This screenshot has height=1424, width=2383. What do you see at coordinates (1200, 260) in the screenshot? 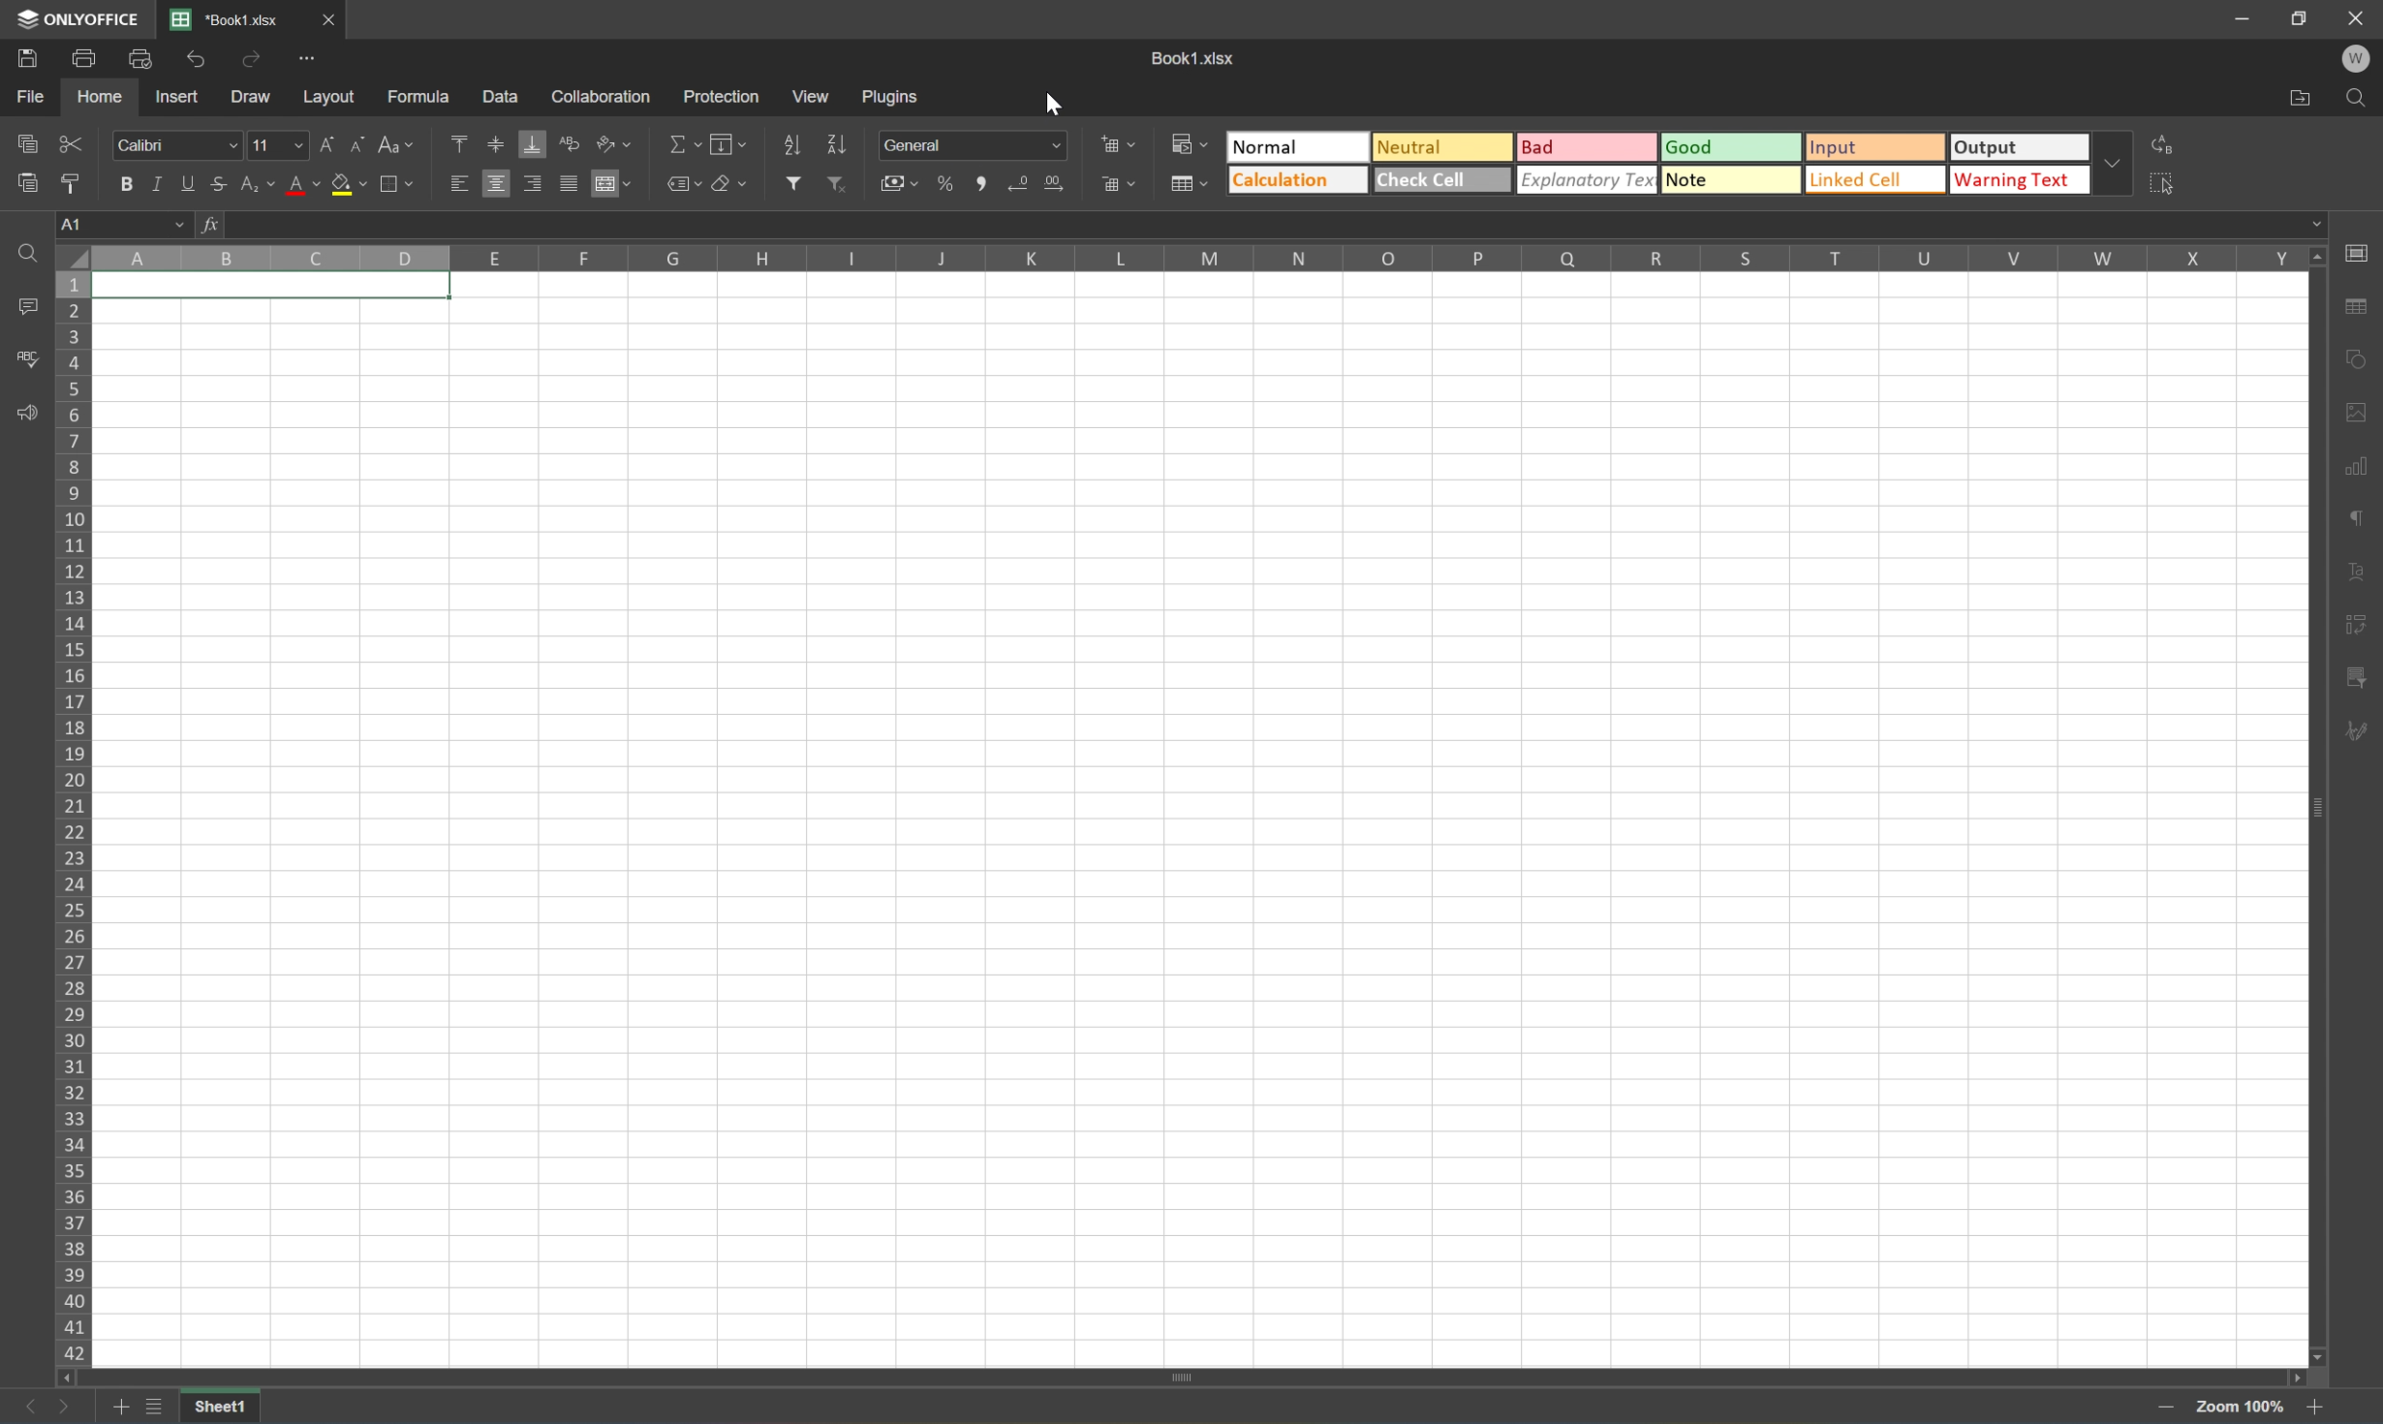
I see `Column names` at bounding box center [1200, 260].